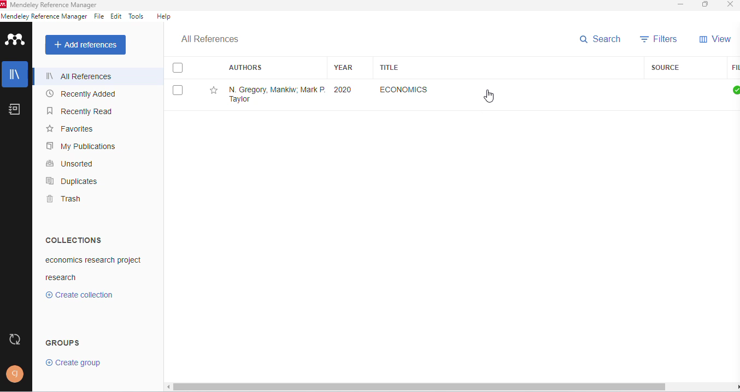 Image resolution: width=740 pixels, height=392 pixels. I want to click on library, so click(15, 74).